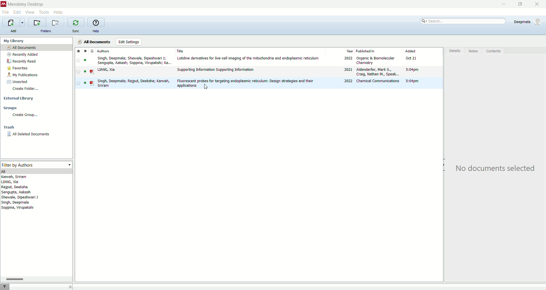 The height and width of the screenshot is (290, 546). What do you see at coordinates (36, 171) in the screenshot?
I see `all` at bounding box center [36, 171].